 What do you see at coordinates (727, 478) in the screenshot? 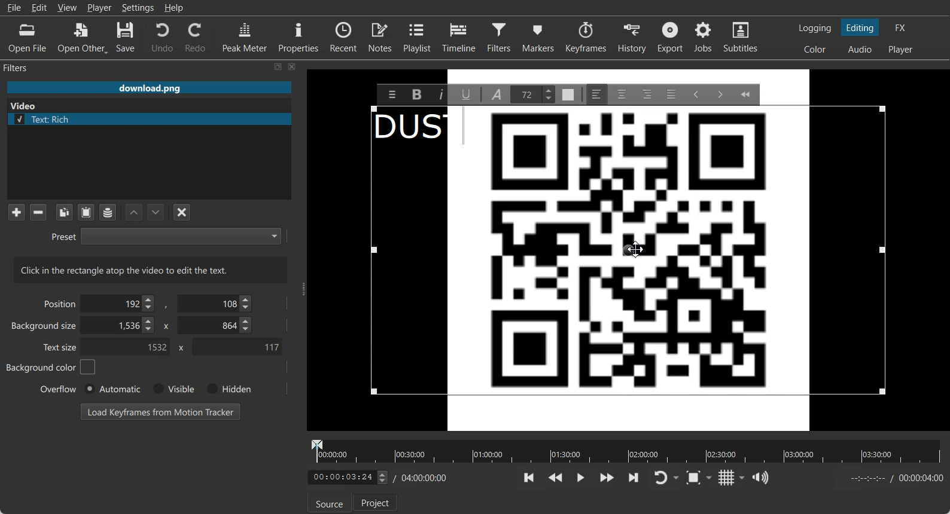
I see `Toggle grid display on the player` at bounding box center [727, 478].